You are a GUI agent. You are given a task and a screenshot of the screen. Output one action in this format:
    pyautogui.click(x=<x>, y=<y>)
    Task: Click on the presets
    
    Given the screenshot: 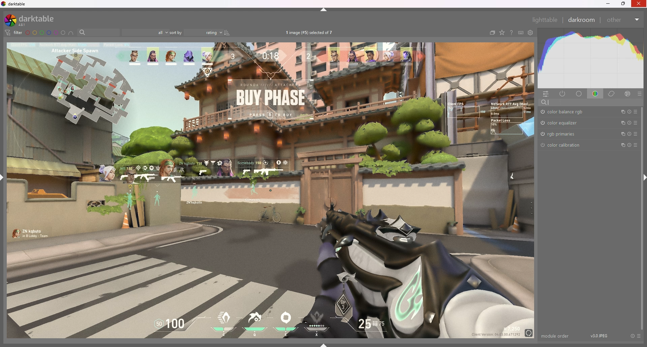 What is the action you would take?
    pyautogui.click(x=639, y=94)
    